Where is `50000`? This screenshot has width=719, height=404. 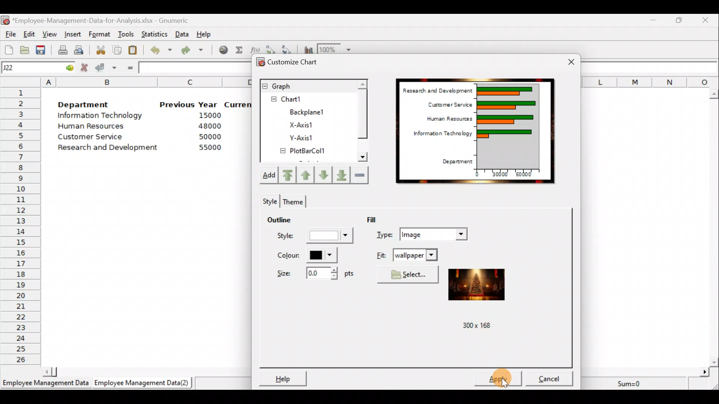
50000 is located at coordinates (209, 137).